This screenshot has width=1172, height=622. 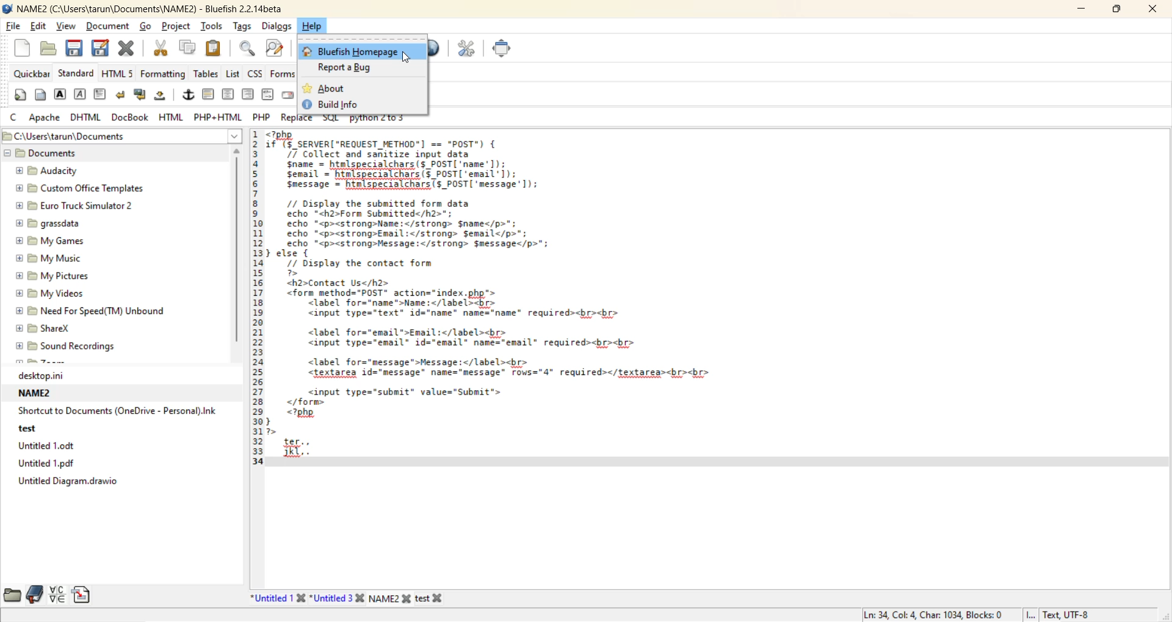 What do you see at coordinates (233, 73) in the screenshot?
I see `list` at bounding box center [233, 73].